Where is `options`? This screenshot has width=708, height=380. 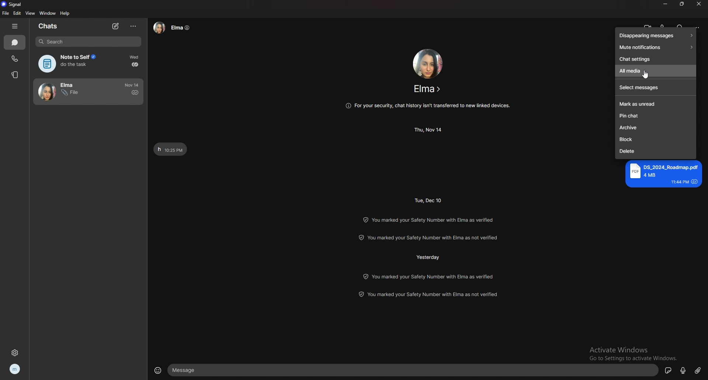
options is located at coordinates (134, 26).